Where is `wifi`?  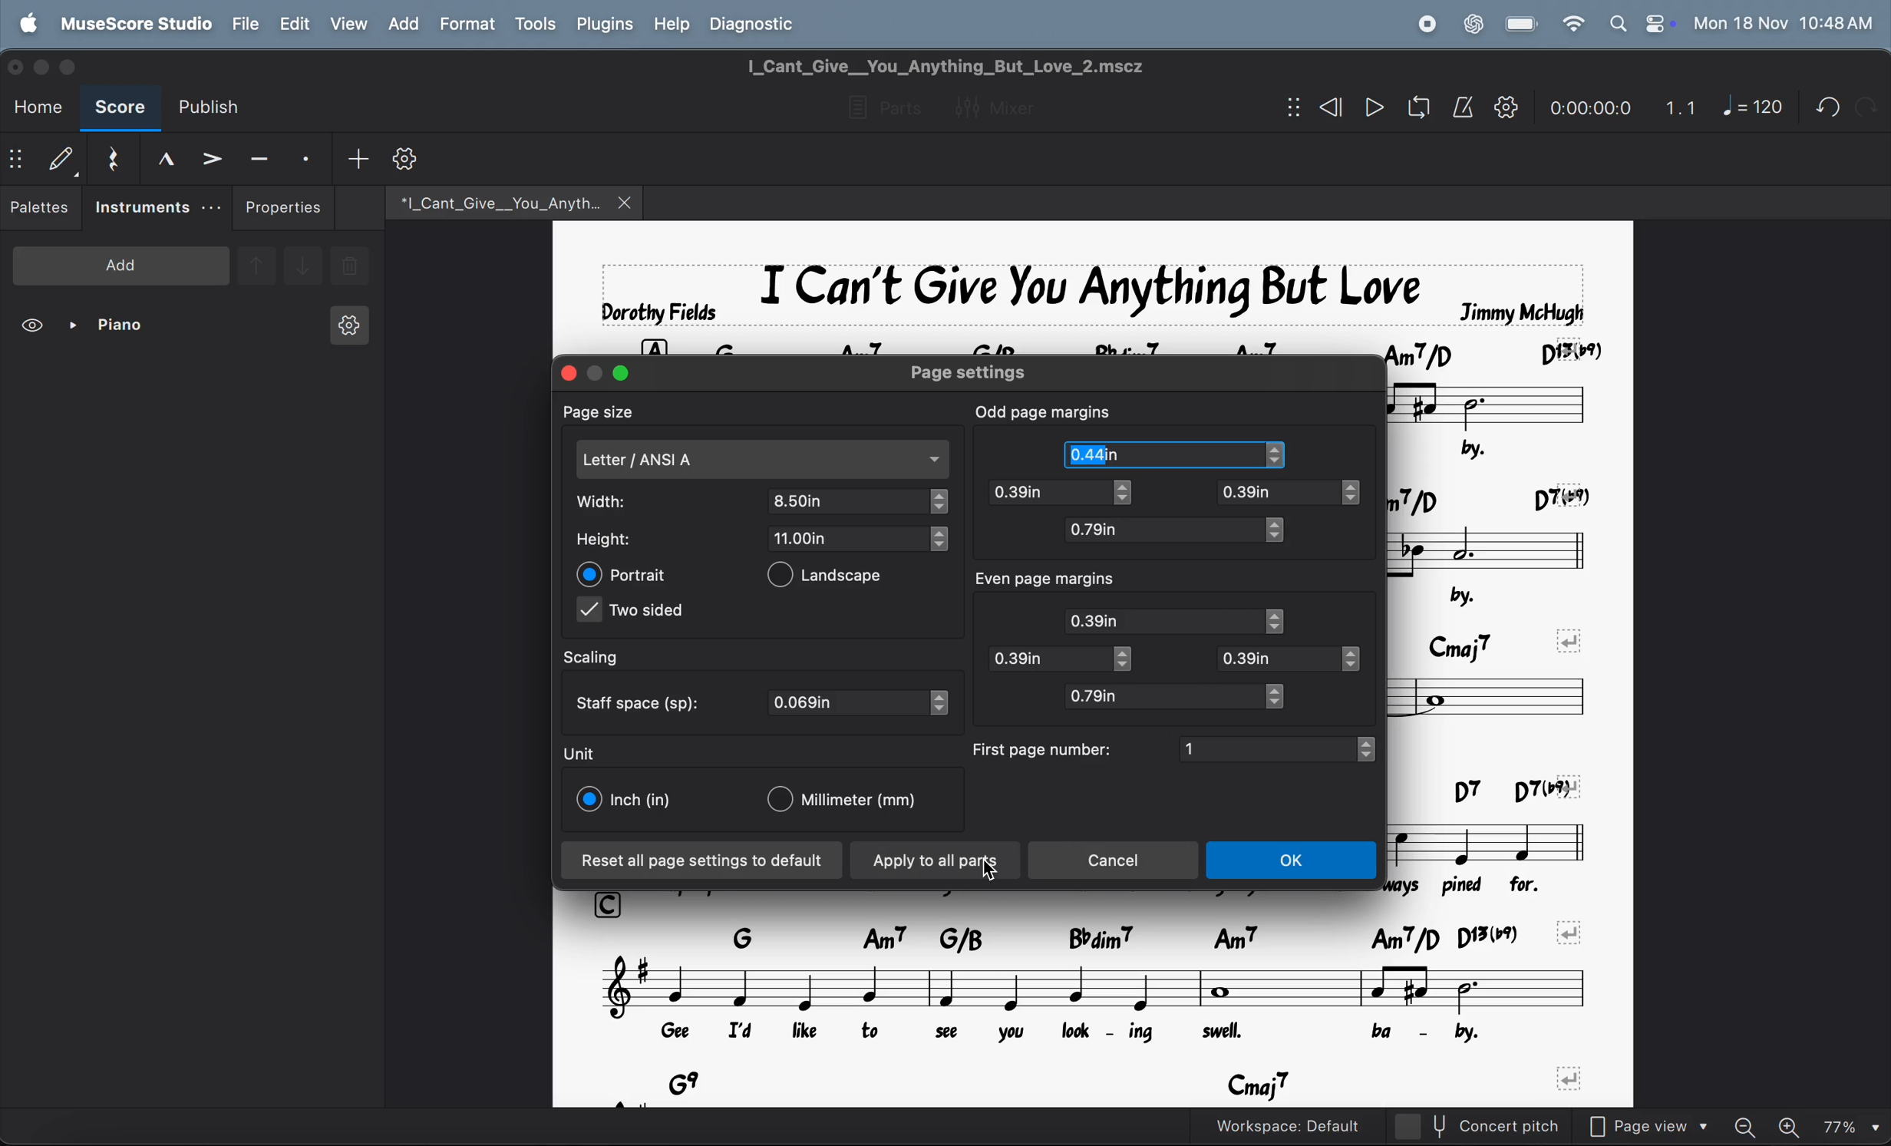
wifi is located at coordinates (1571, 25).